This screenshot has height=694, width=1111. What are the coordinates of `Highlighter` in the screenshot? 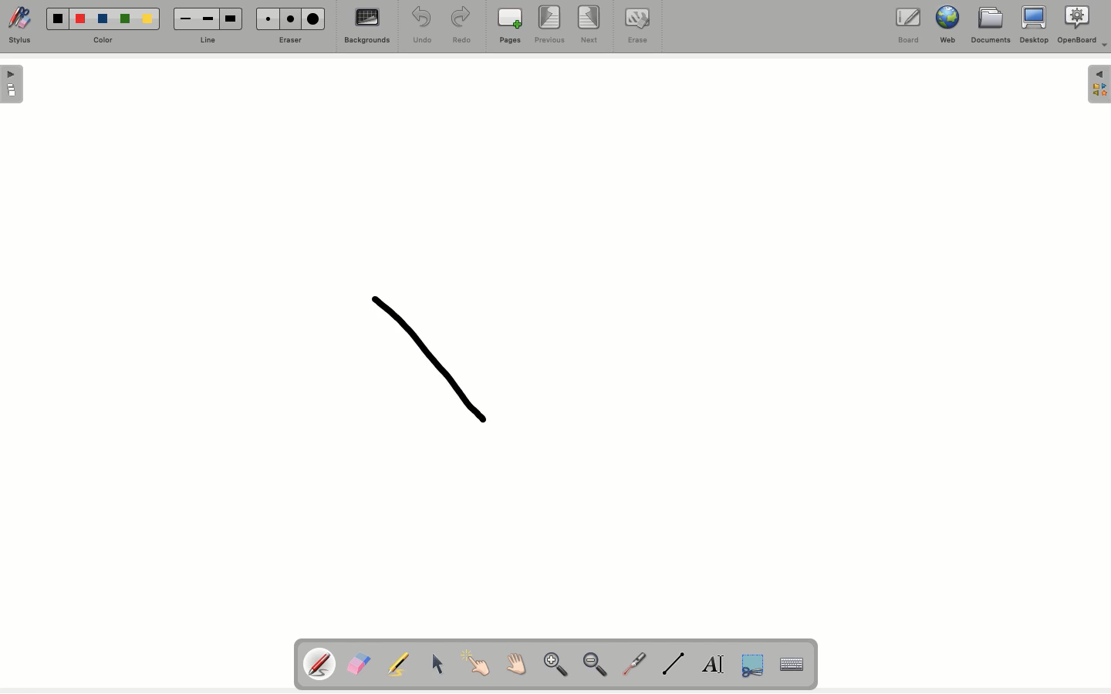 It's located at (401, 664).